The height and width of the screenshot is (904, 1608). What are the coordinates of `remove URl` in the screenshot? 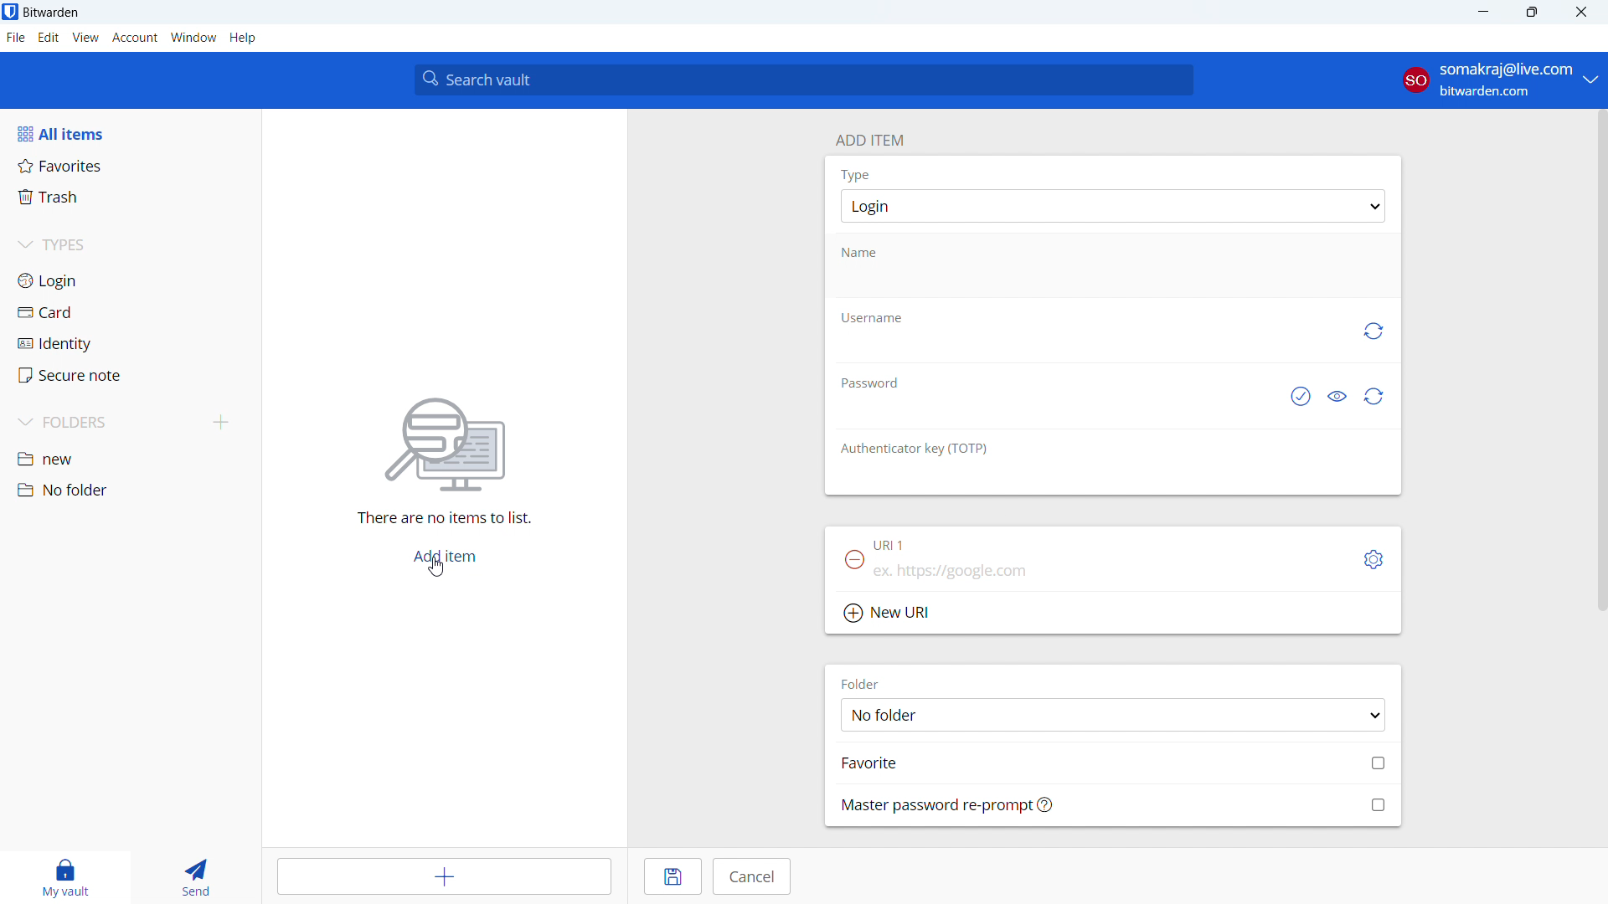 It's located at (854, 559).